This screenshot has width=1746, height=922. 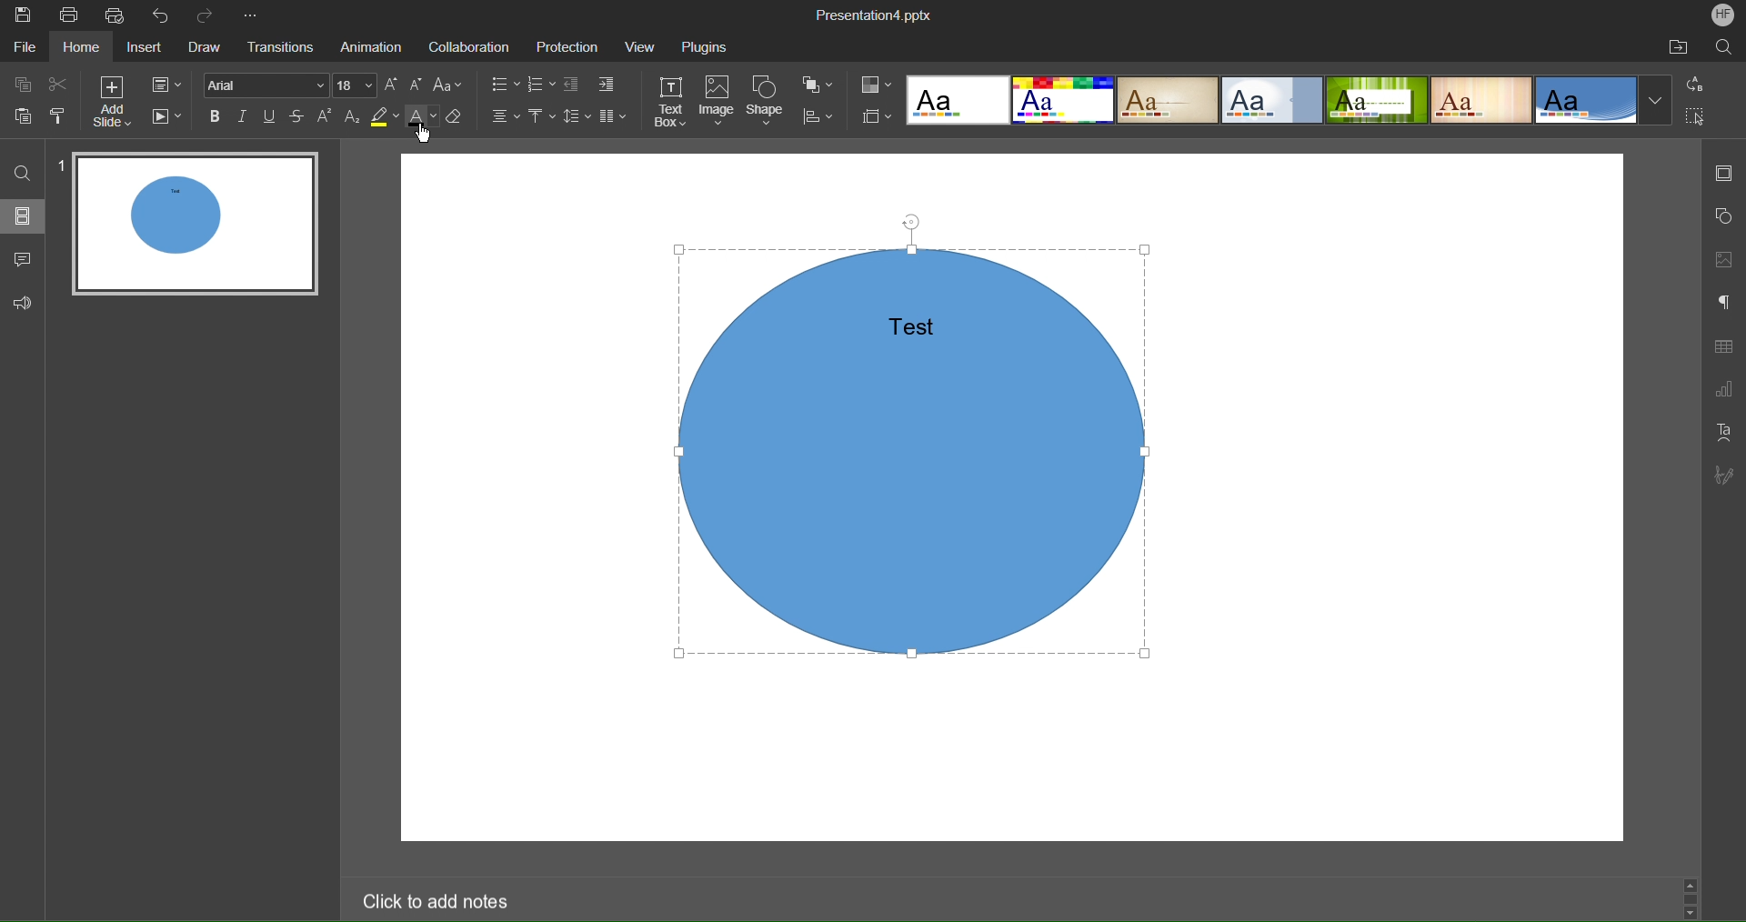 What do you see at coordinates (298, 118) in the screenshot?
I see `Strikethrough` at bounding box center [298, 118].